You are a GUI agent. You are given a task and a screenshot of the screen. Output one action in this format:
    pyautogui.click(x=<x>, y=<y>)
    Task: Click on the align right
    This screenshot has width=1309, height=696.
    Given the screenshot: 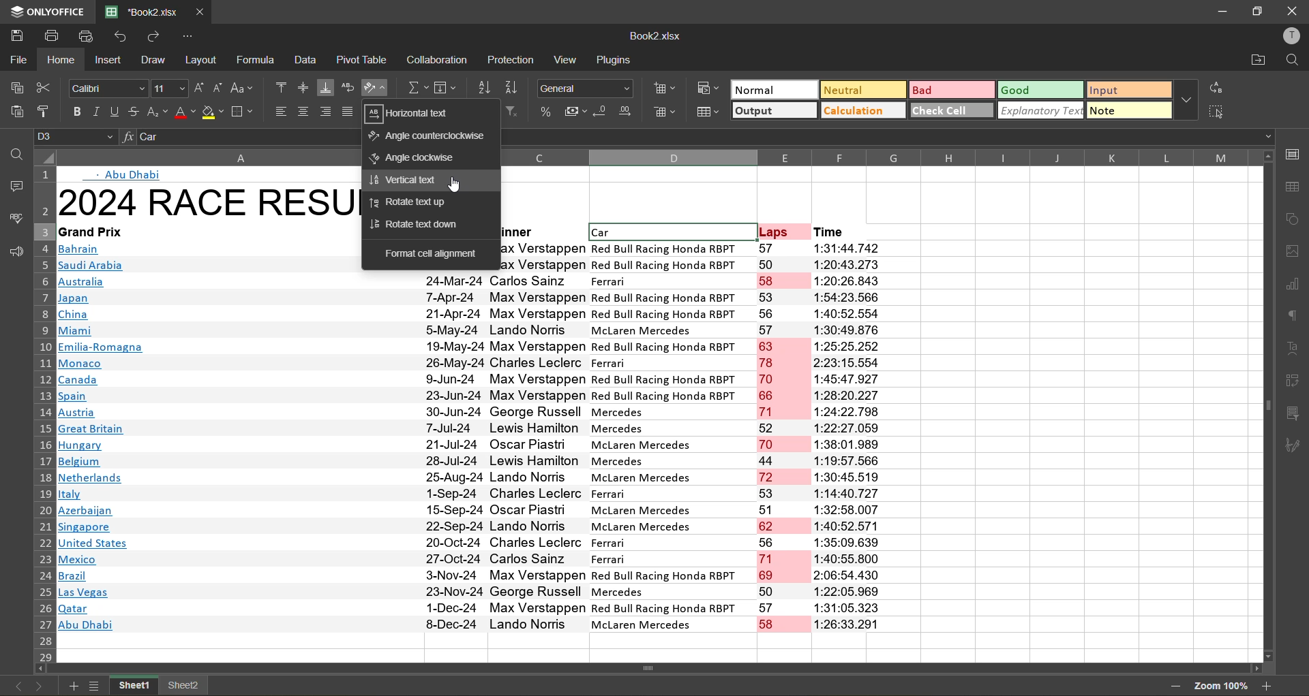 What is the action you would take?
    pyautogui.click(x=327, y=112)
    